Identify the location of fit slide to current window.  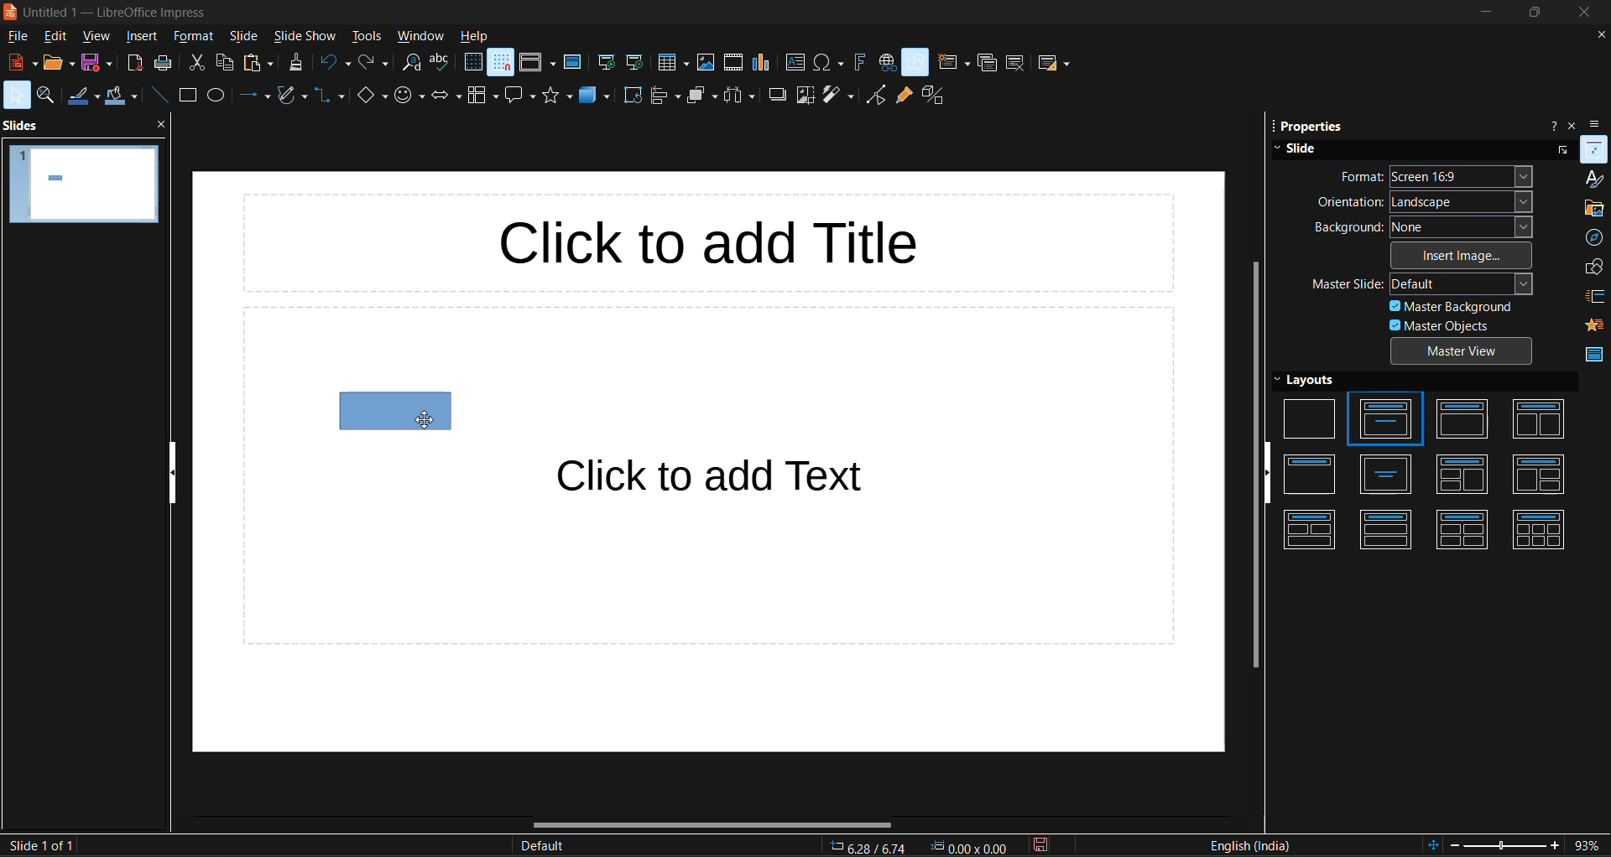
(1432, 843).